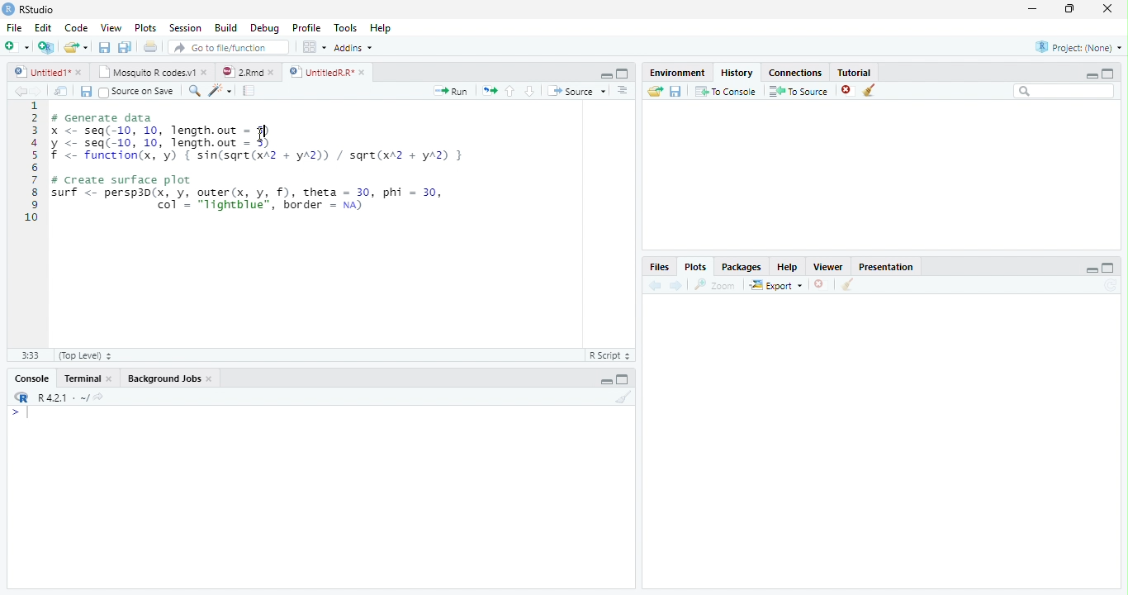 The height and width of the screenshot is (595, 1128). Describe the element at coordinates (225, 27) in the screenshot. I see `Build` at that location.